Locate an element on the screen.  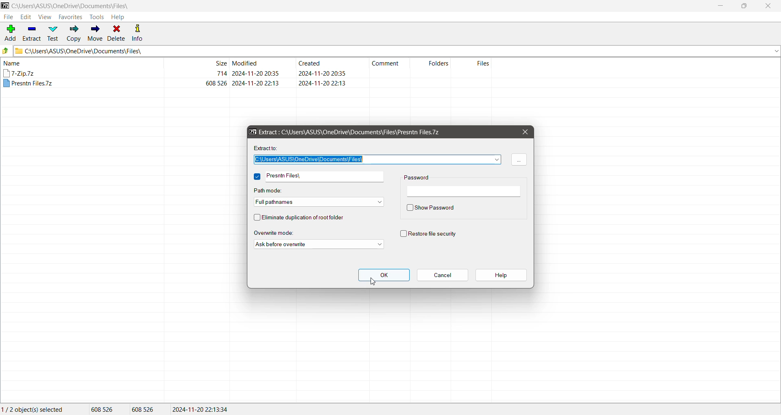
created date & time is located at coordinates (322, 73).